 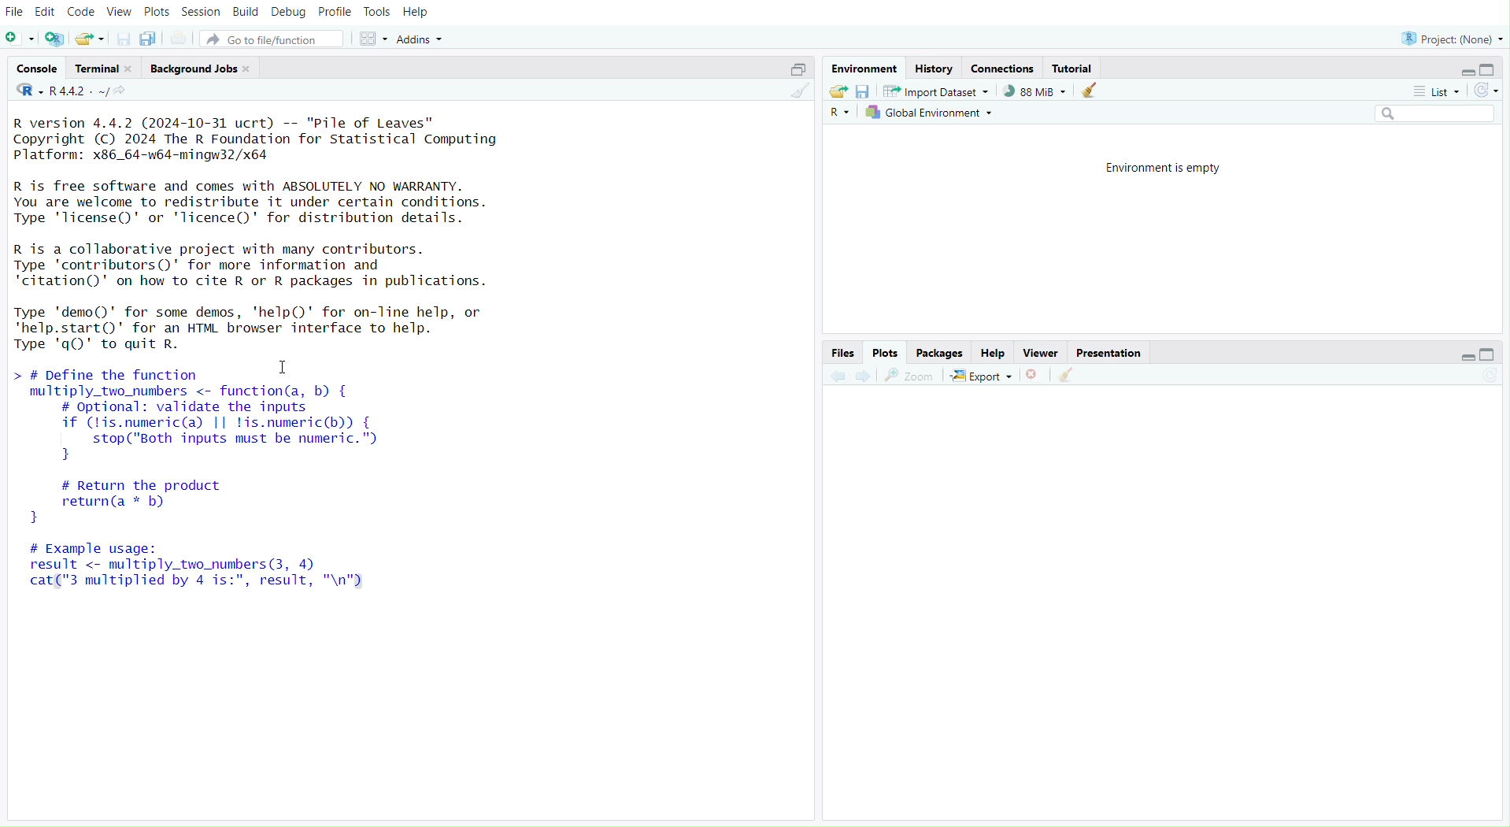 I want to click on Presentation, so click(x=1109, y=354).